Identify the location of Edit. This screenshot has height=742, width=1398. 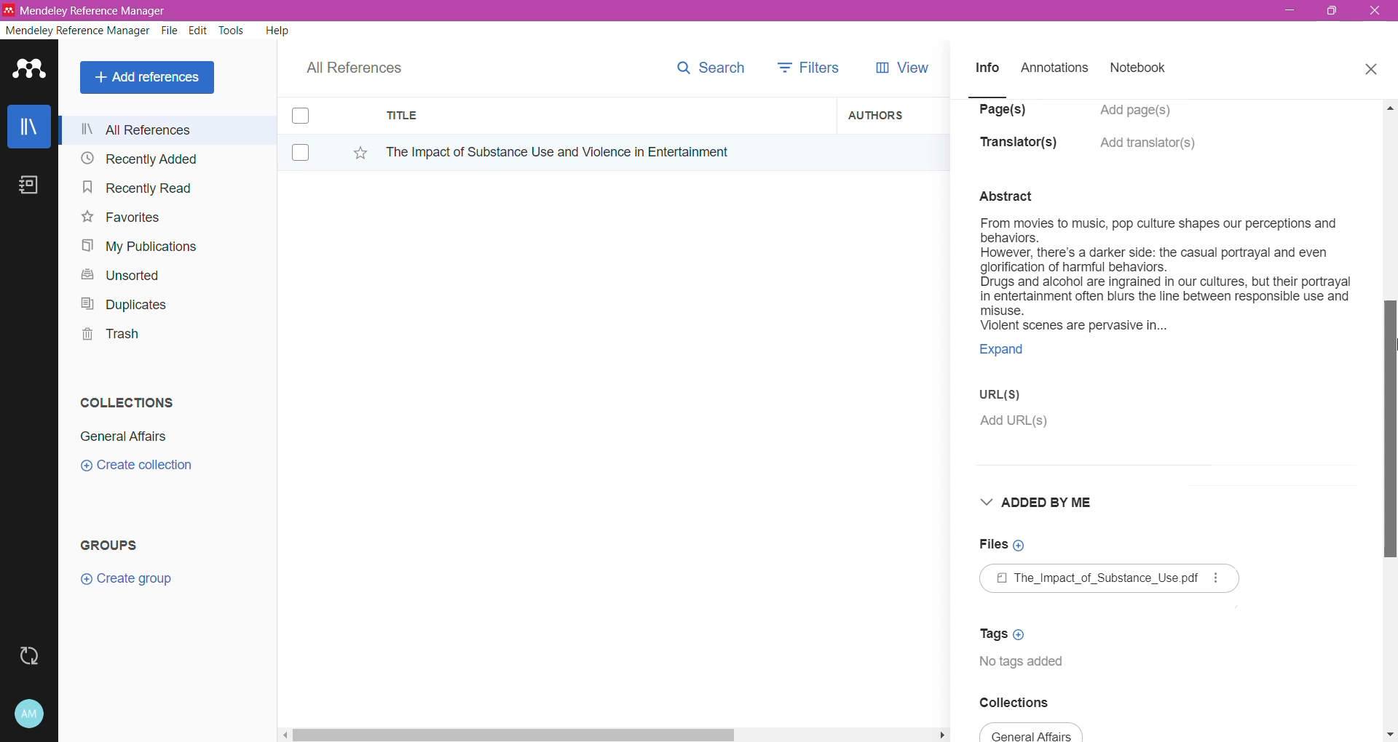
(198, 31).